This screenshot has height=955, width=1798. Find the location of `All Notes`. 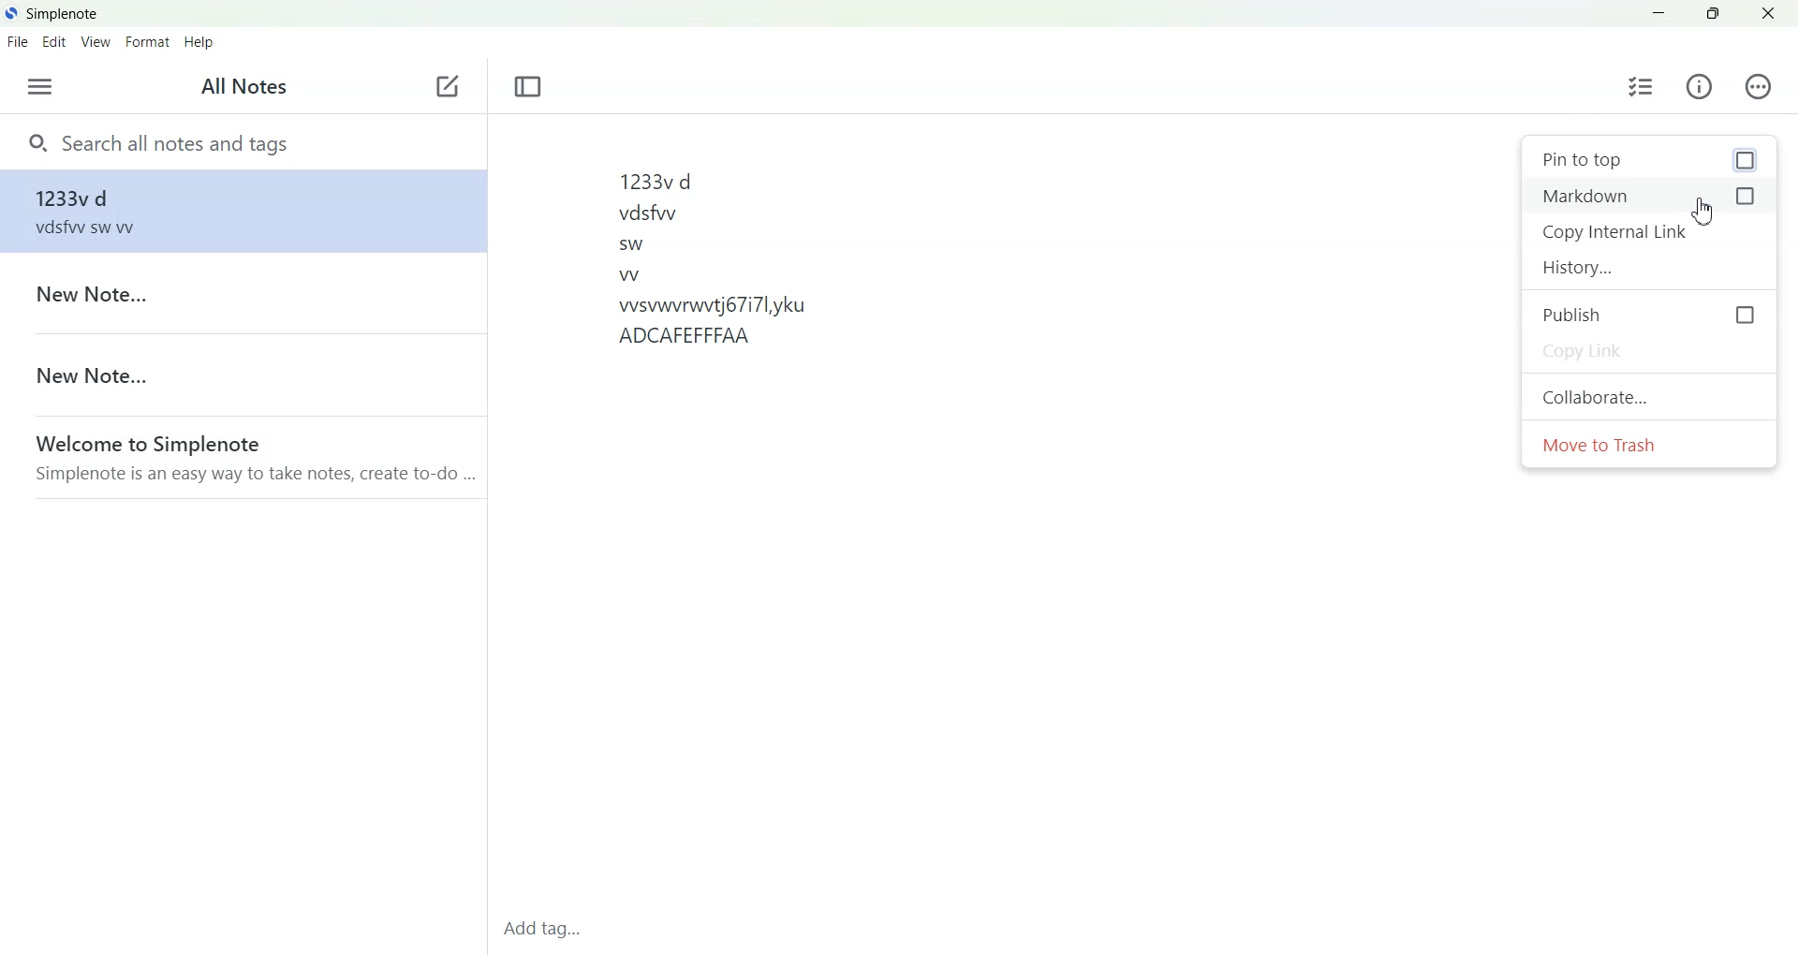

All Notes is located at coordinates (239, 88).